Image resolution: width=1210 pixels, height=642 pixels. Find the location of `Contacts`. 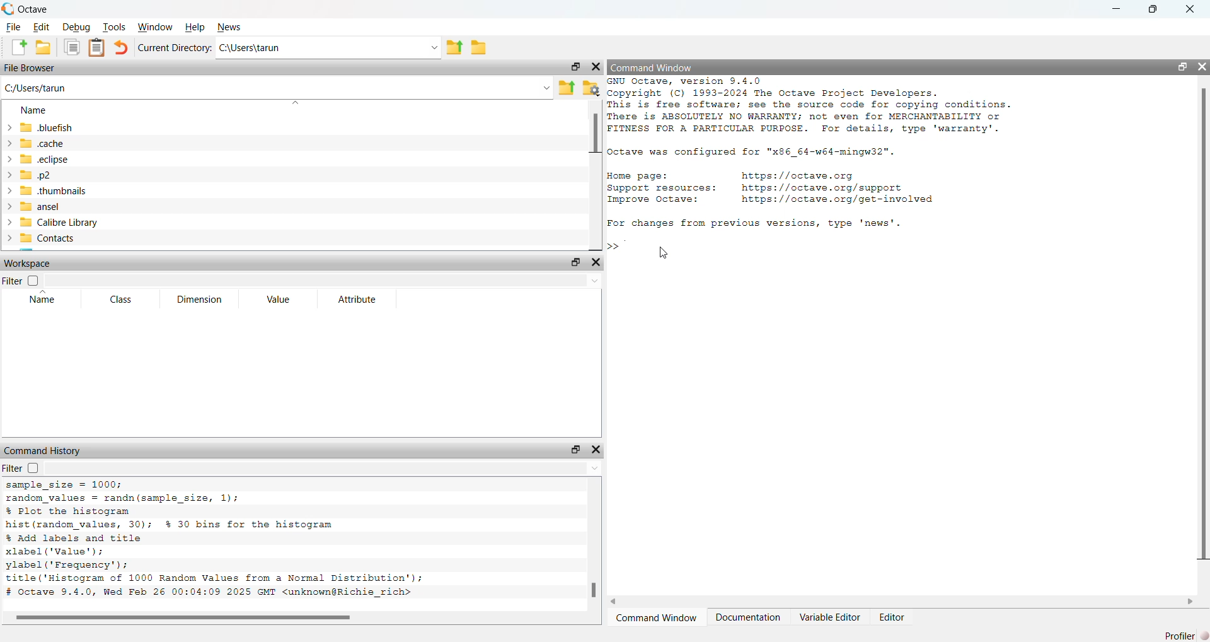

Contacts is located at coordinates (41, 238).